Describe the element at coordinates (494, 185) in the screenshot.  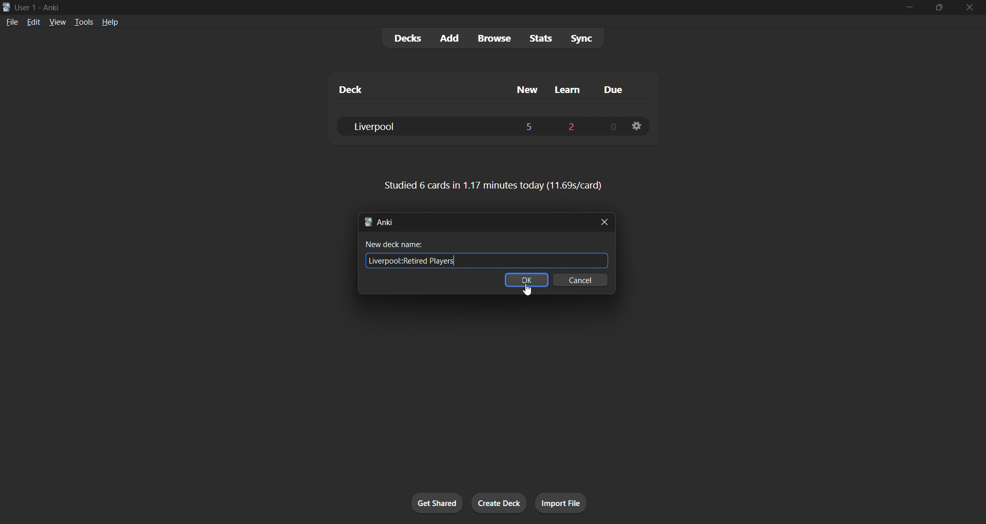
I see `card stats` at that location.